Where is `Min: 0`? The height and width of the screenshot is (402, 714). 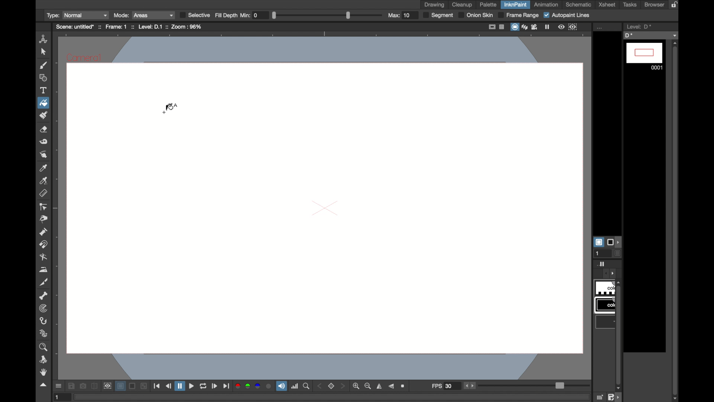 Min: 0 is located at coordinates (255, 15).